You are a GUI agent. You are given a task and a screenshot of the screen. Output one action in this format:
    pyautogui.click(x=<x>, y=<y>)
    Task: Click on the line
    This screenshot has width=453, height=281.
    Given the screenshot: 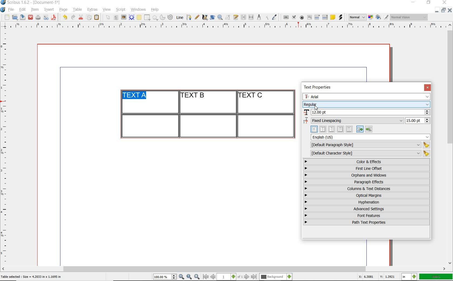 What is the action you would take?
    pyautogui.click(x=179, y=17)
    